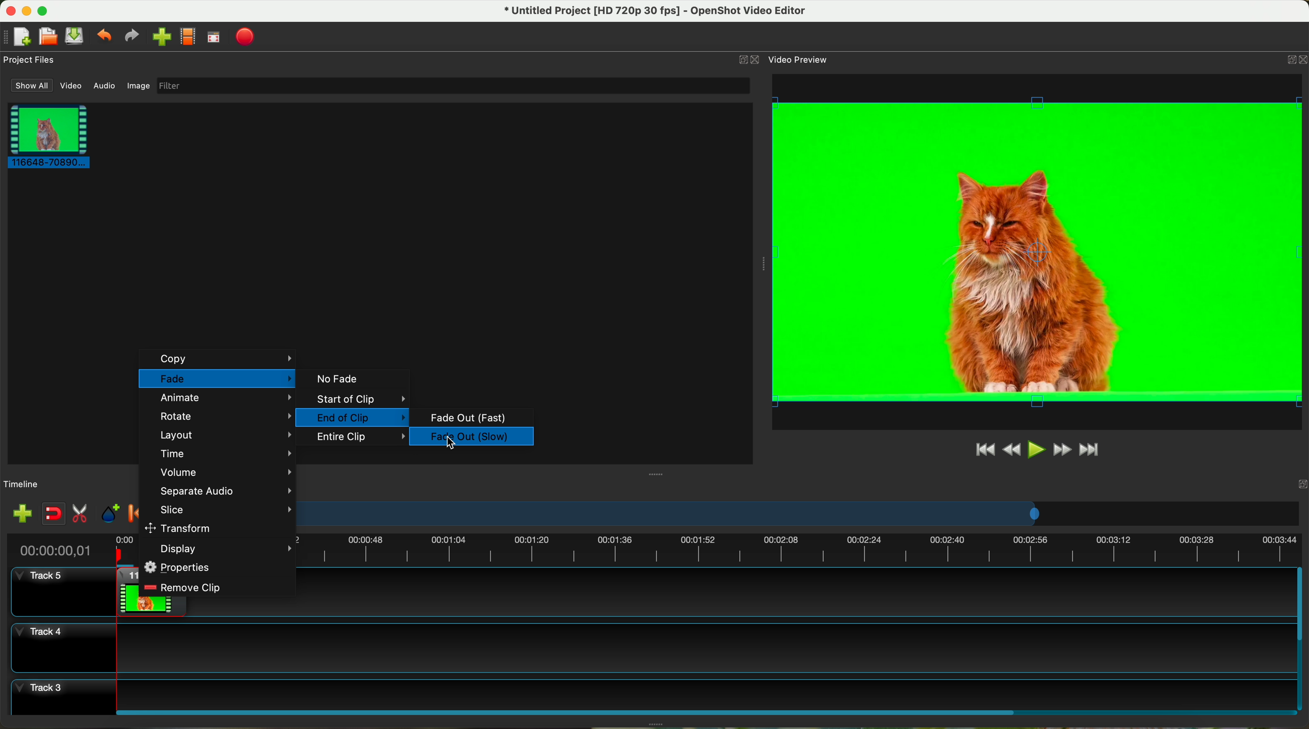  I want to click on disable snapping, so click(54, 514).